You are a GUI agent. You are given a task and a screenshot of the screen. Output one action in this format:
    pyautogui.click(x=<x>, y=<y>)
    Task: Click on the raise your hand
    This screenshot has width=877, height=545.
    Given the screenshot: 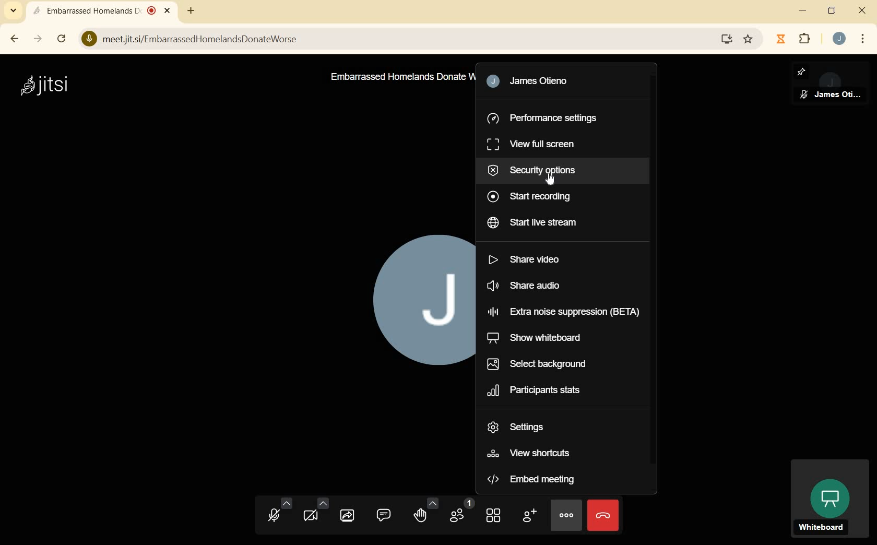 What is the action you would take?
    pyautogui.click(x=425, y=511)
    